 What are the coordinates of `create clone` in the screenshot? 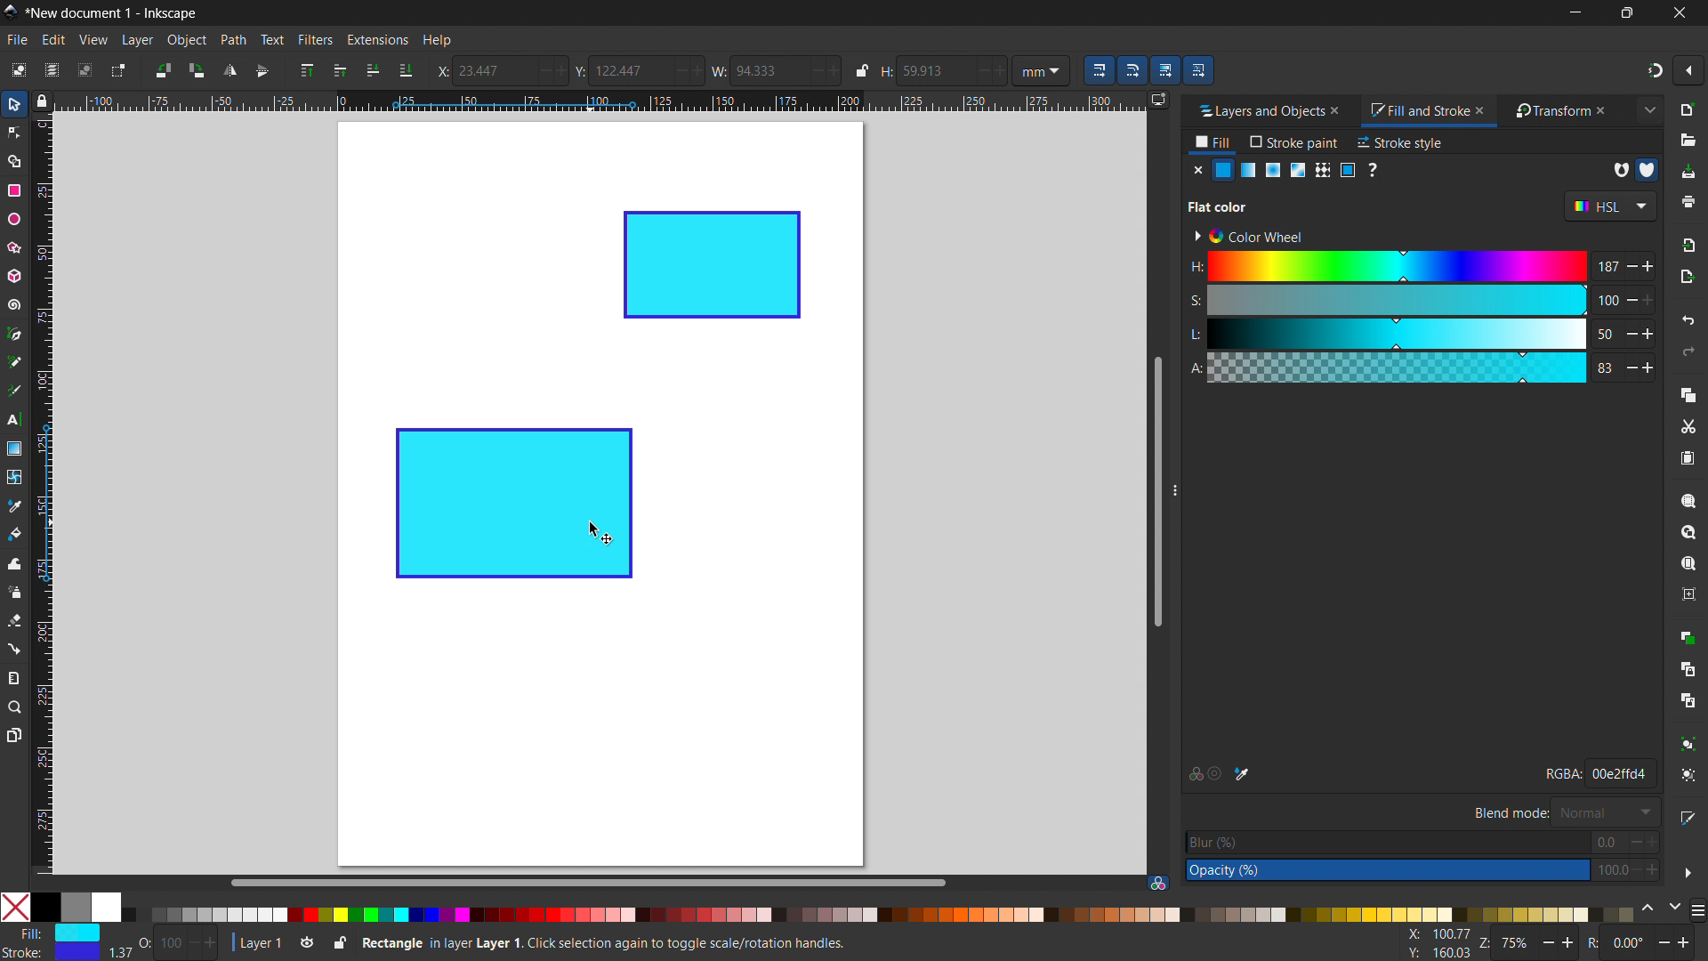 It's located at (1687, 667).